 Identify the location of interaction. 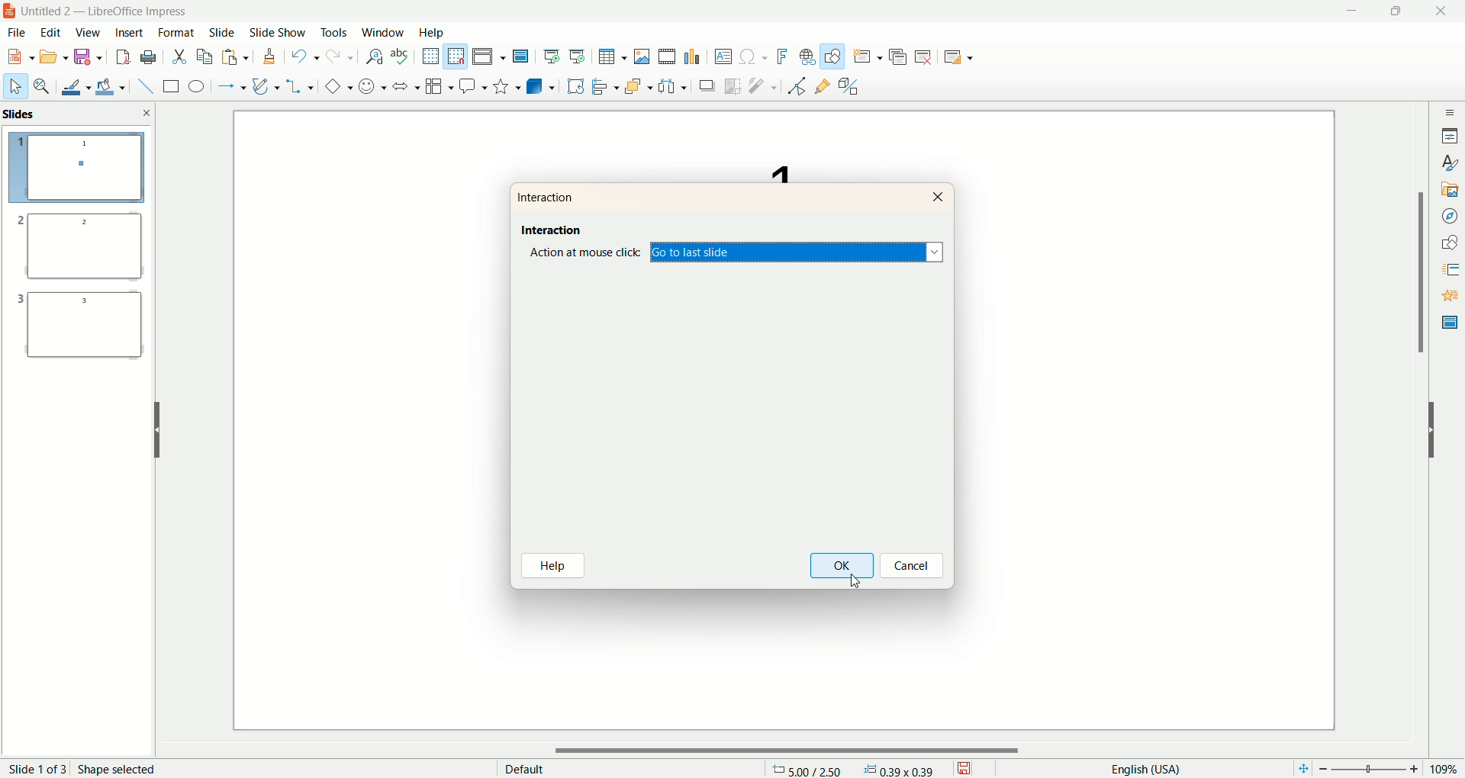
(548, 198).